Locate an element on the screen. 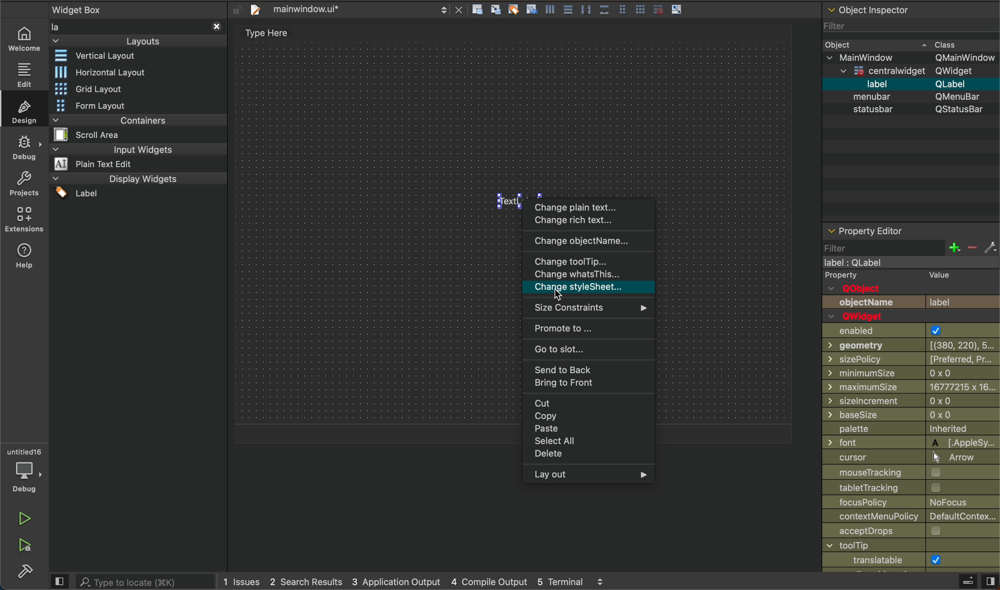 The image size is (1000, 590). display widget is located at coordinates (136, 186).